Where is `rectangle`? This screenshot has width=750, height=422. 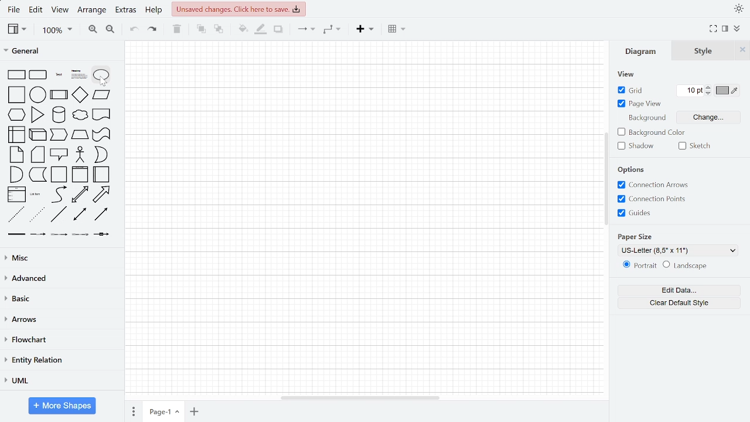
rectangle is located at coordinates (16, 75).